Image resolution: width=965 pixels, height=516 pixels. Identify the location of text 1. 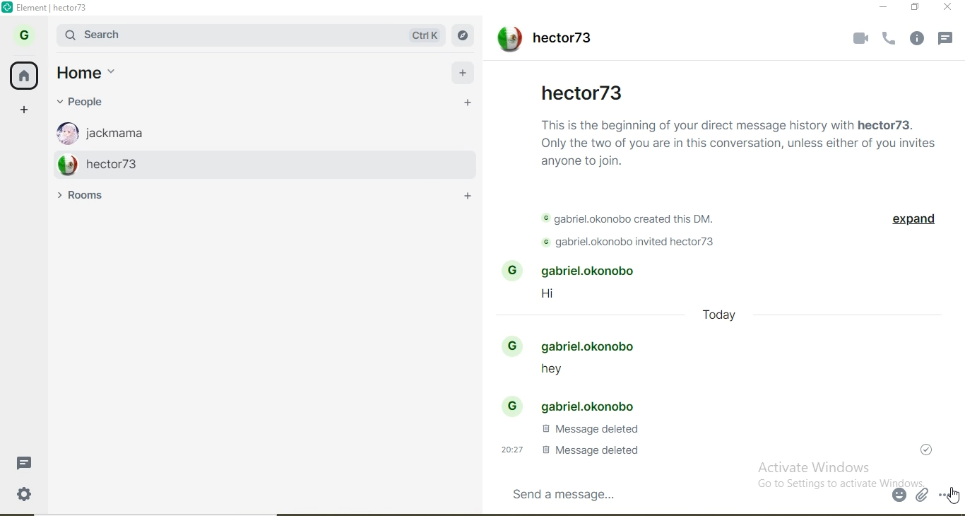
(739, 141).